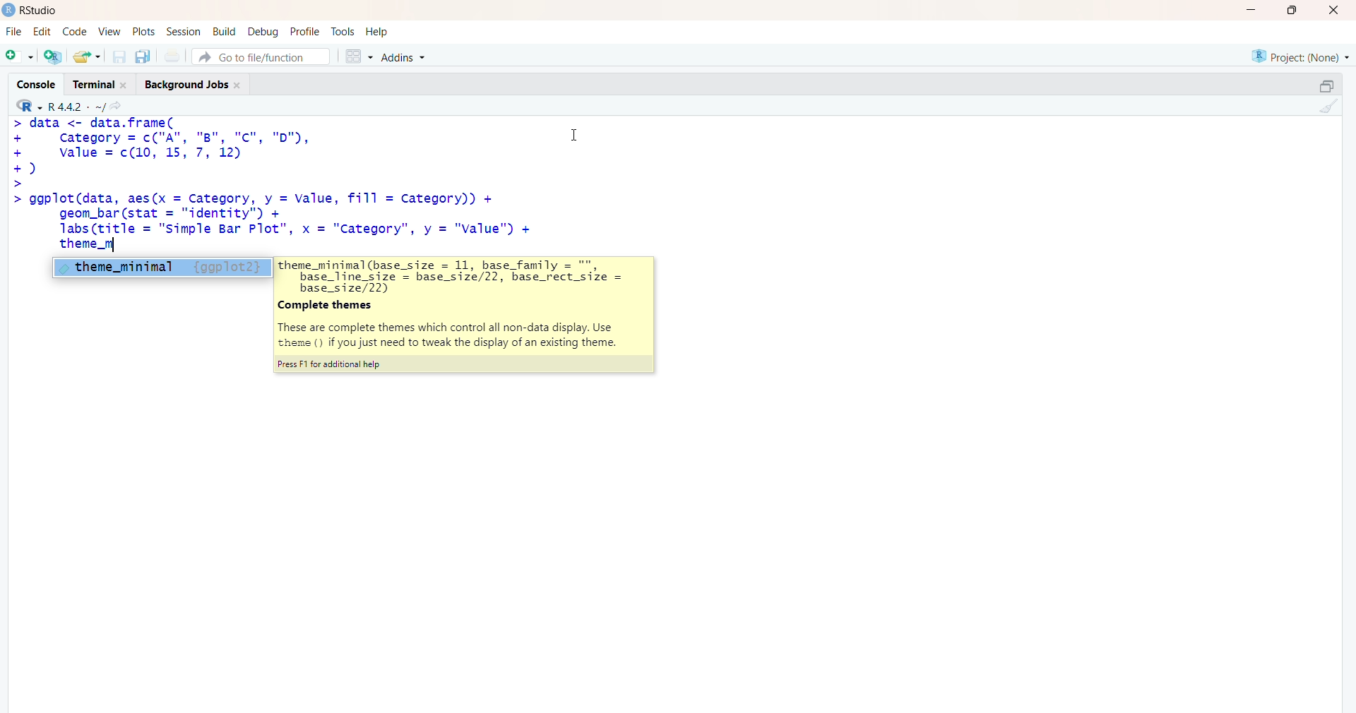  Describe the element at coordinates (1331, 10) in the screenshot. I see `Close` at that location.